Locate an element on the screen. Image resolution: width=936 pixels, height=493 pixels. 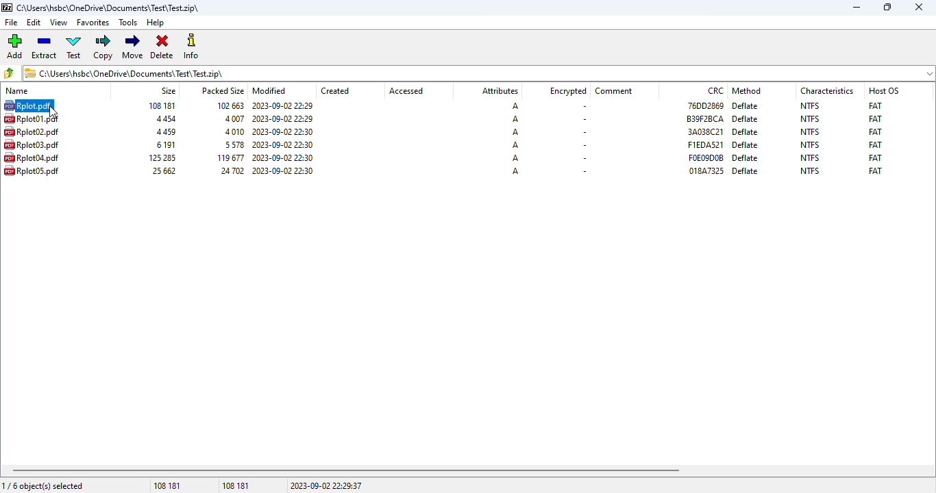
CRC is located at coordinates (706, 157).